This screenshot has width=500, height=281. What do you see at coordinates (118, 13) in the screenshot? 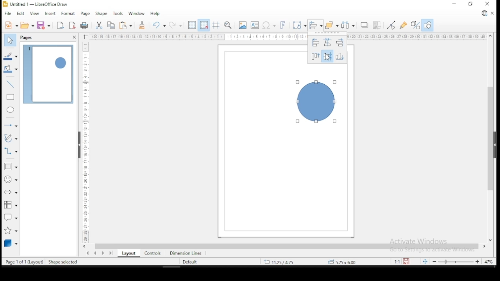
I see `tools` at bounding box center [118, 13].